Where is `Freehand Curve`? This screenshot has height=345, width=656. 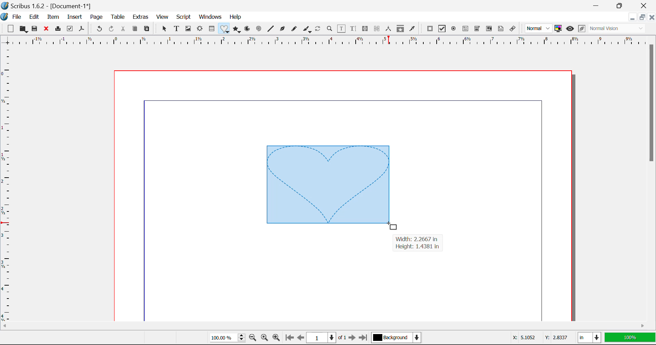 Freehand Curve is located at coordinates (295, 29).